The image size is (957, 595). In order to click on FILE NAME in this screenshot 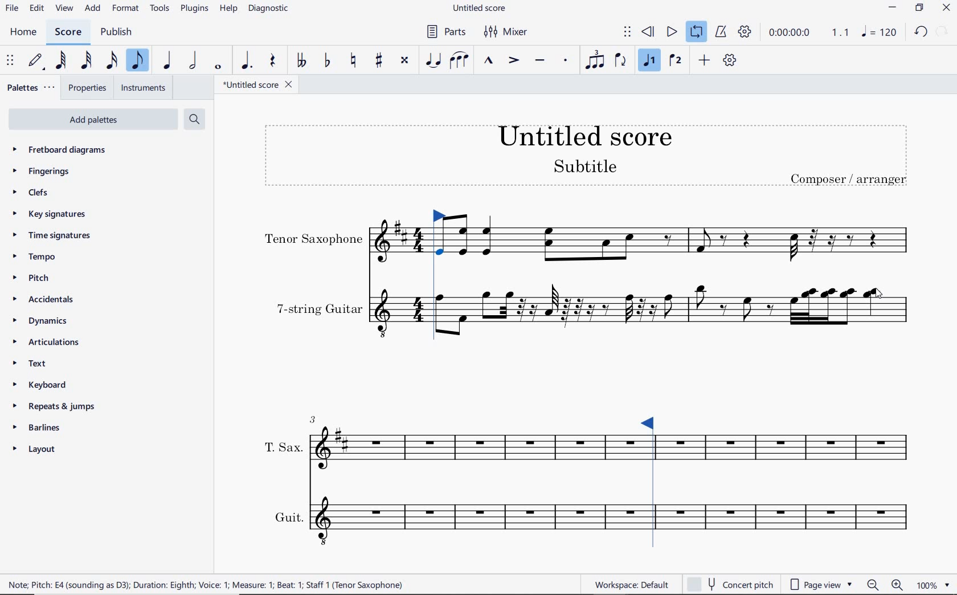, I will do `click(481, 7)`.